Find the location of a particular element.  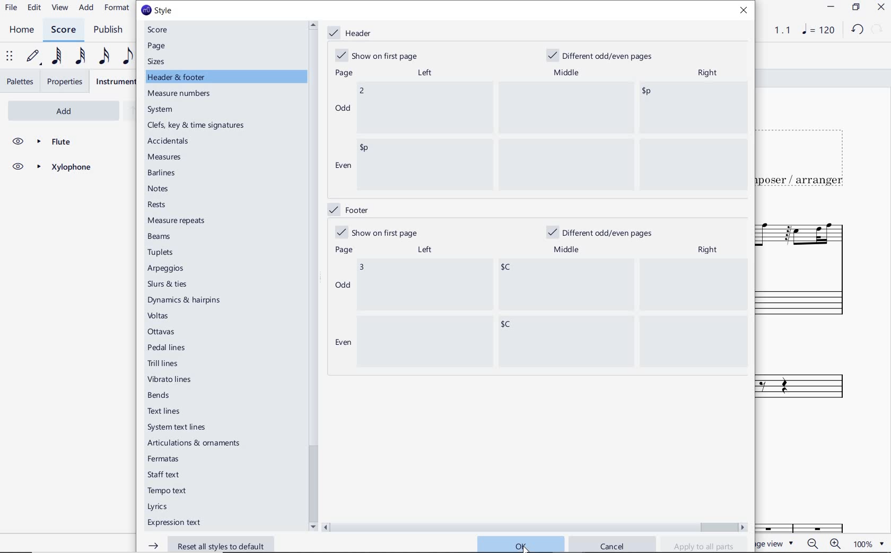

RESTORE DOWN is located at coordinates (855, 7).